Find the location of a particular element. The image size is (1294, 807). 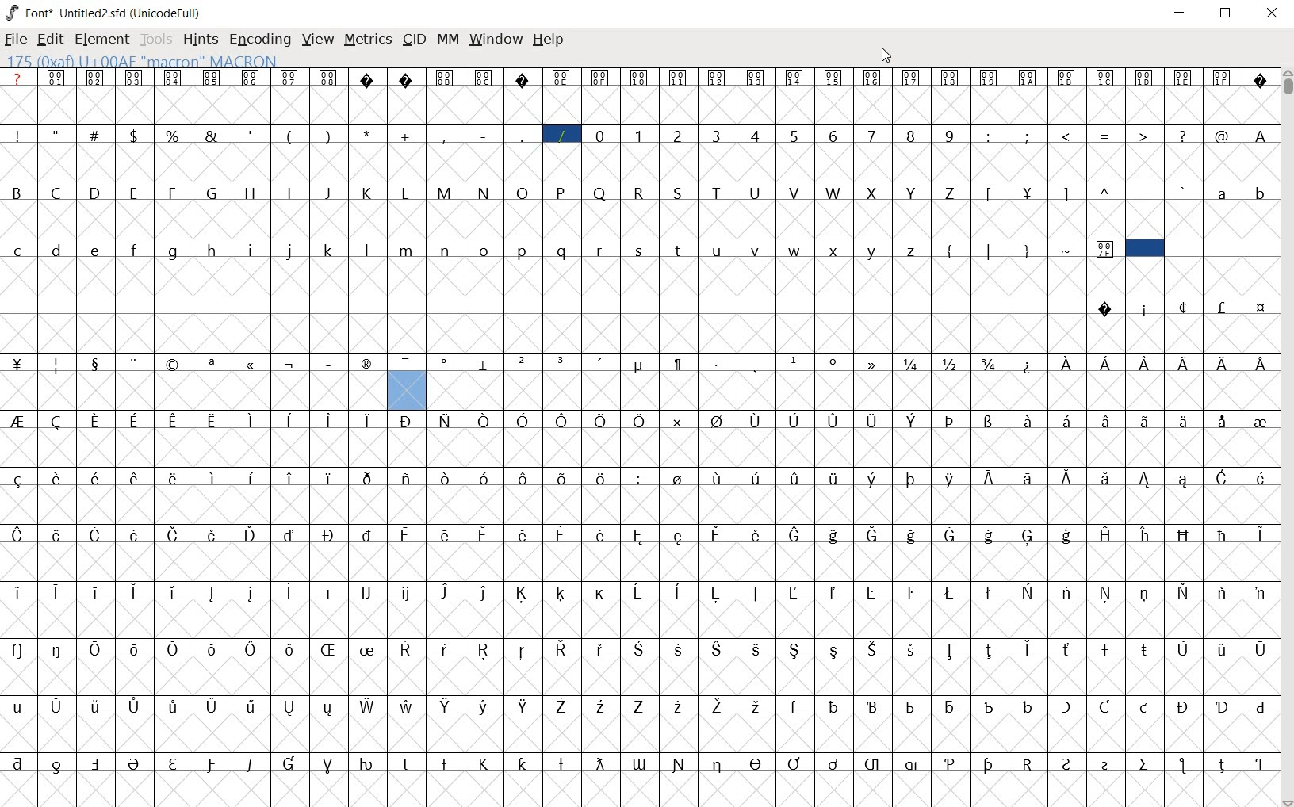

Symbol is located at coordinates (408, 762).